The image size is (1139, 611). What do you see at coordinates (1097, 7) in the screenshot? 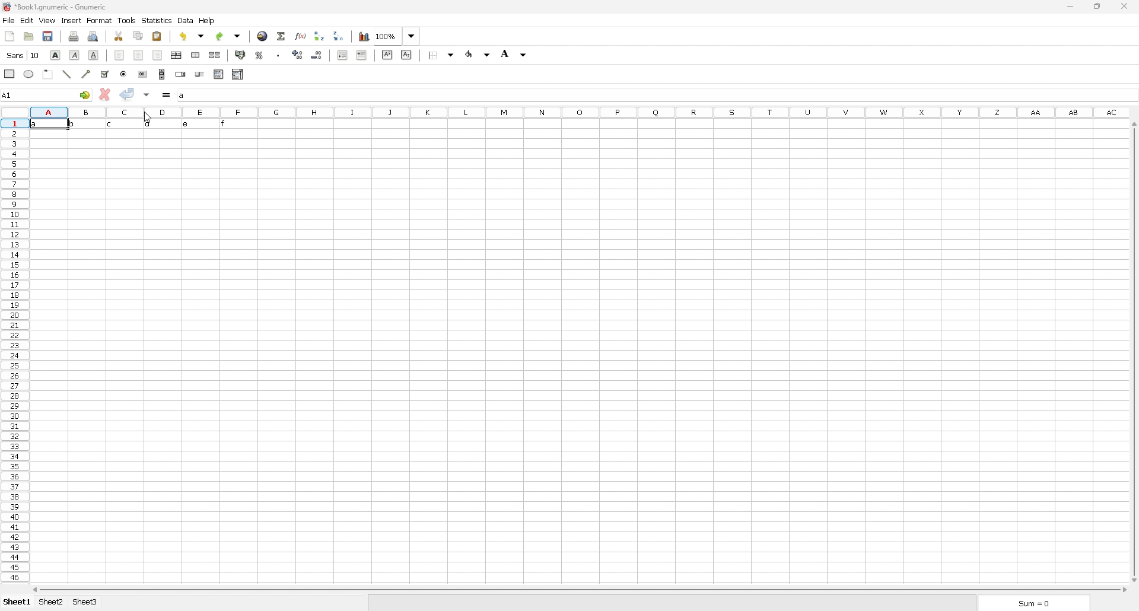
I see `resize` at bounding box center [1097, 7].